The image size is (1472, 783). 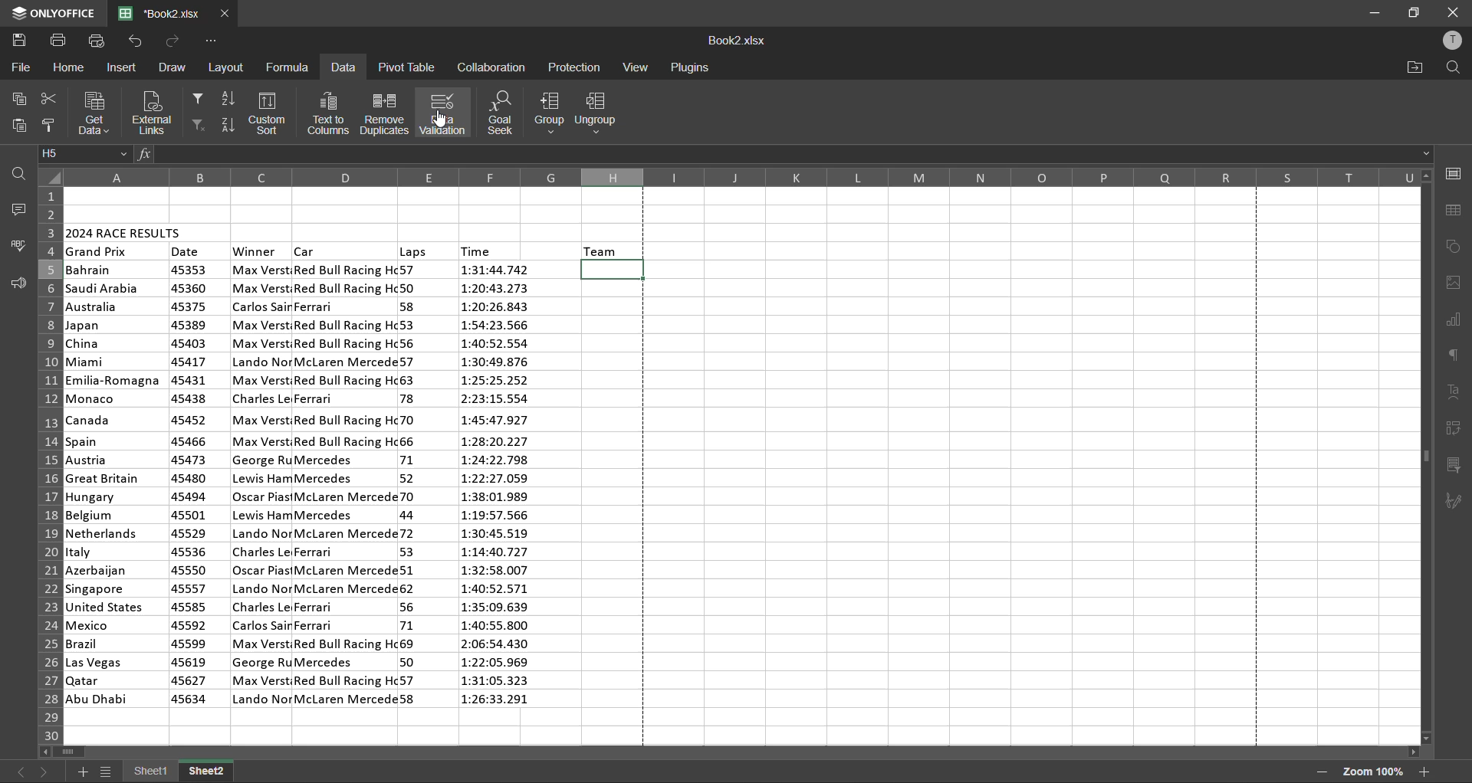 What do you see at coordinates (1457, 354) in the screenshot?
I see `paragraph` at bounding box center [1457, 354].